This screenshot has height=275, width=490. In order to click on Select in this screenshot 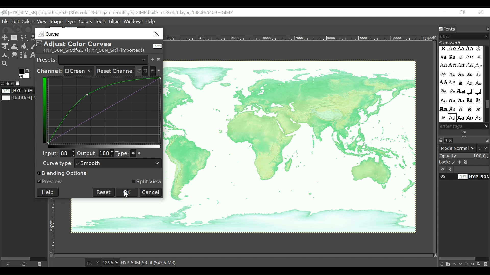, I will do `click(28, 21)`.